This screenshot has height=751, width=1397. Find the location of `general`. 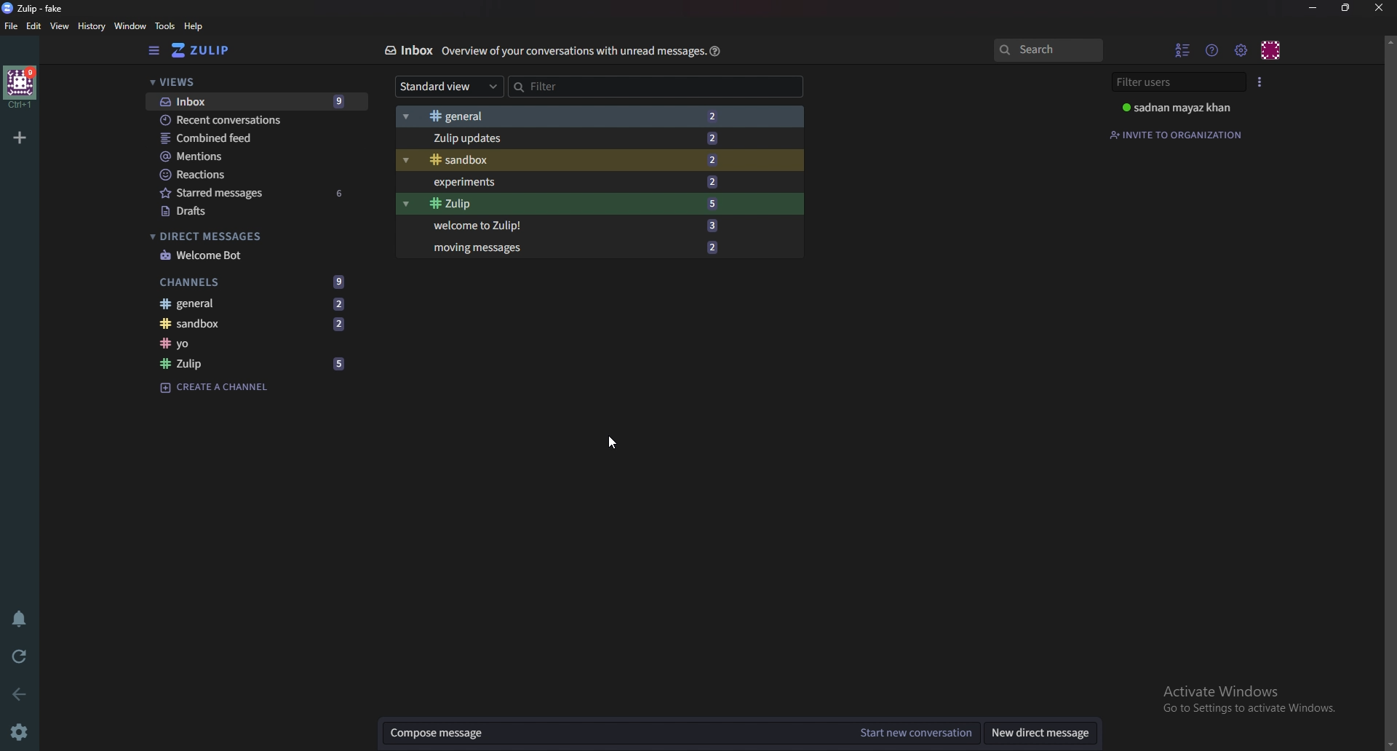

general is located at coordinates (567, 116).